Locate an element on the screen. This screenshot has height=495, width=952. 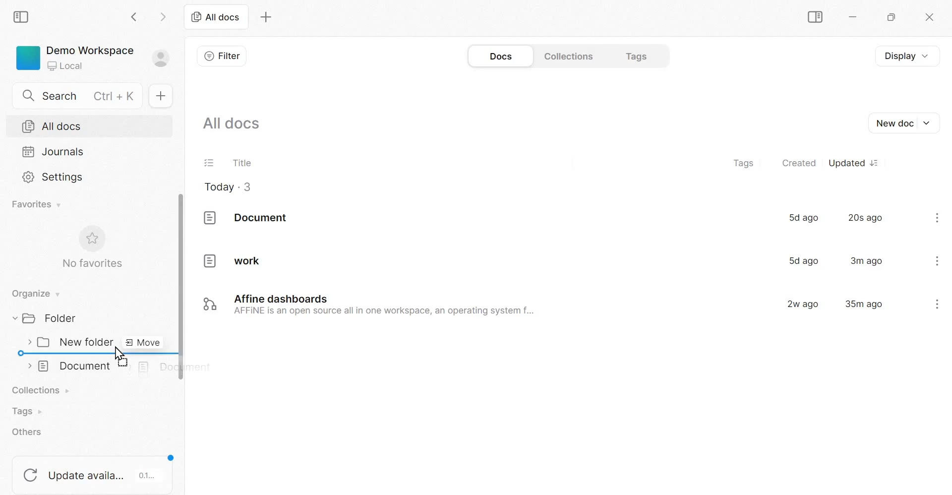
Demo Workspace is located at coordinates (93, 57).